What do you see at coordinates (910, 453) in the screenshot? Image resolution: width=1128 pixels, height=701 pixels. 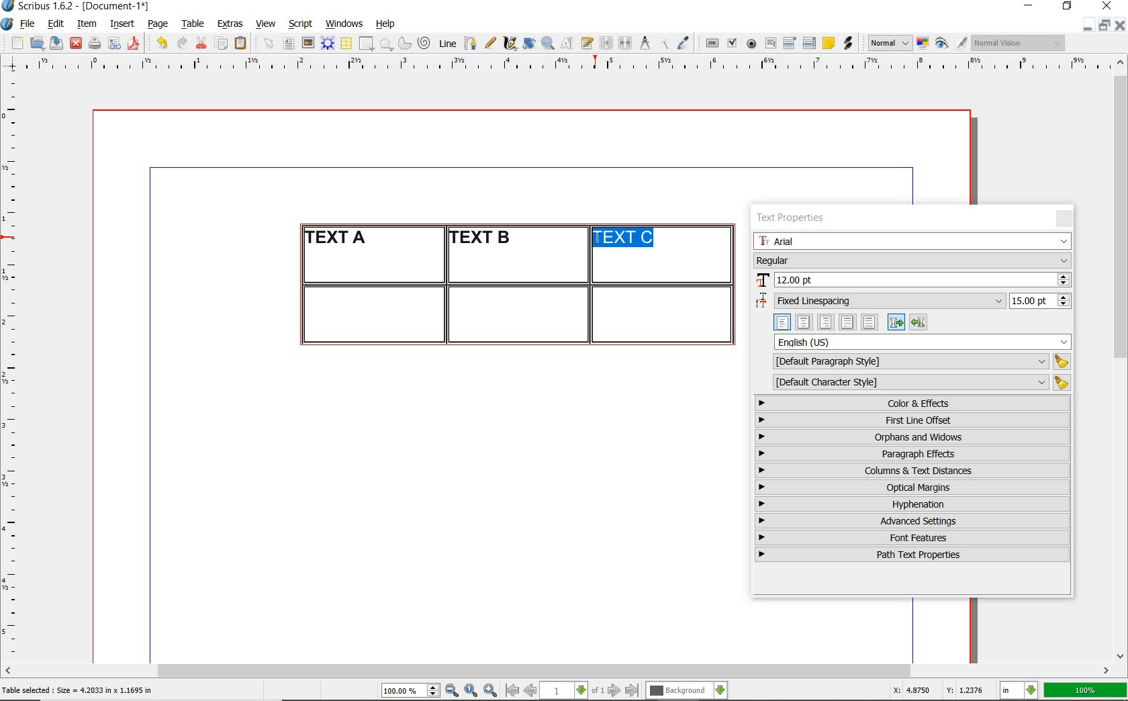 I see `paragraph effects` at bounding box center [910, 453].